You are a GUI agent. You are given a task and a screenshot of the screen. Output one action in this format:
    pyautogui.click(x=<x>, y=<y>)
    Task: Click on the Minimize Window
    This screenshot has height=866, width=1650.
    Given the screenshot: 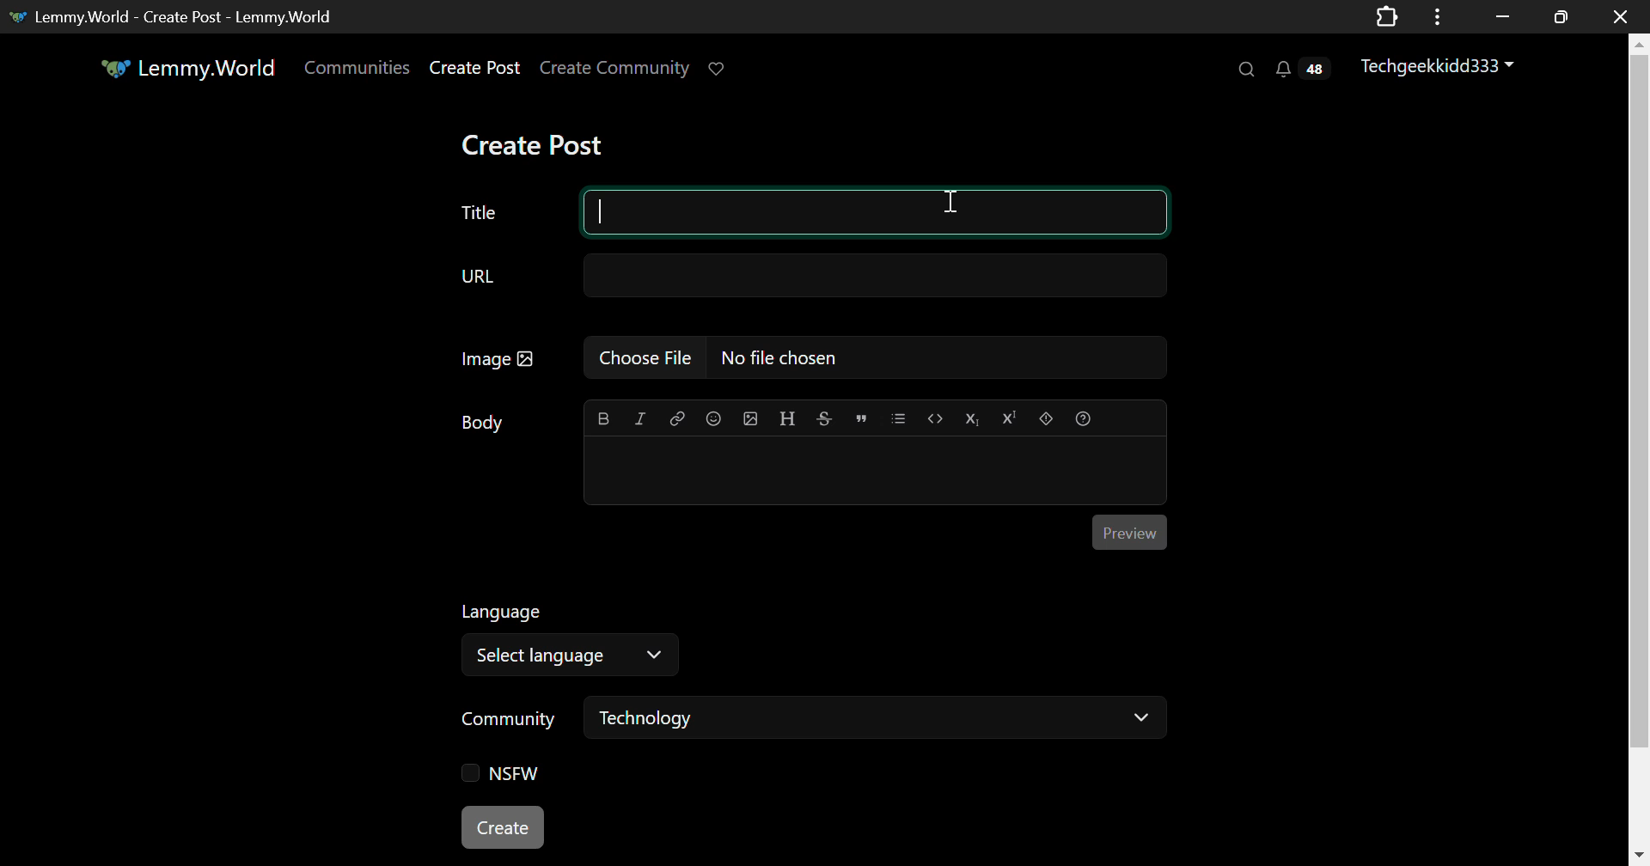 What is the action you would take?
    pyautogui.click(x=1557, y=16)
    